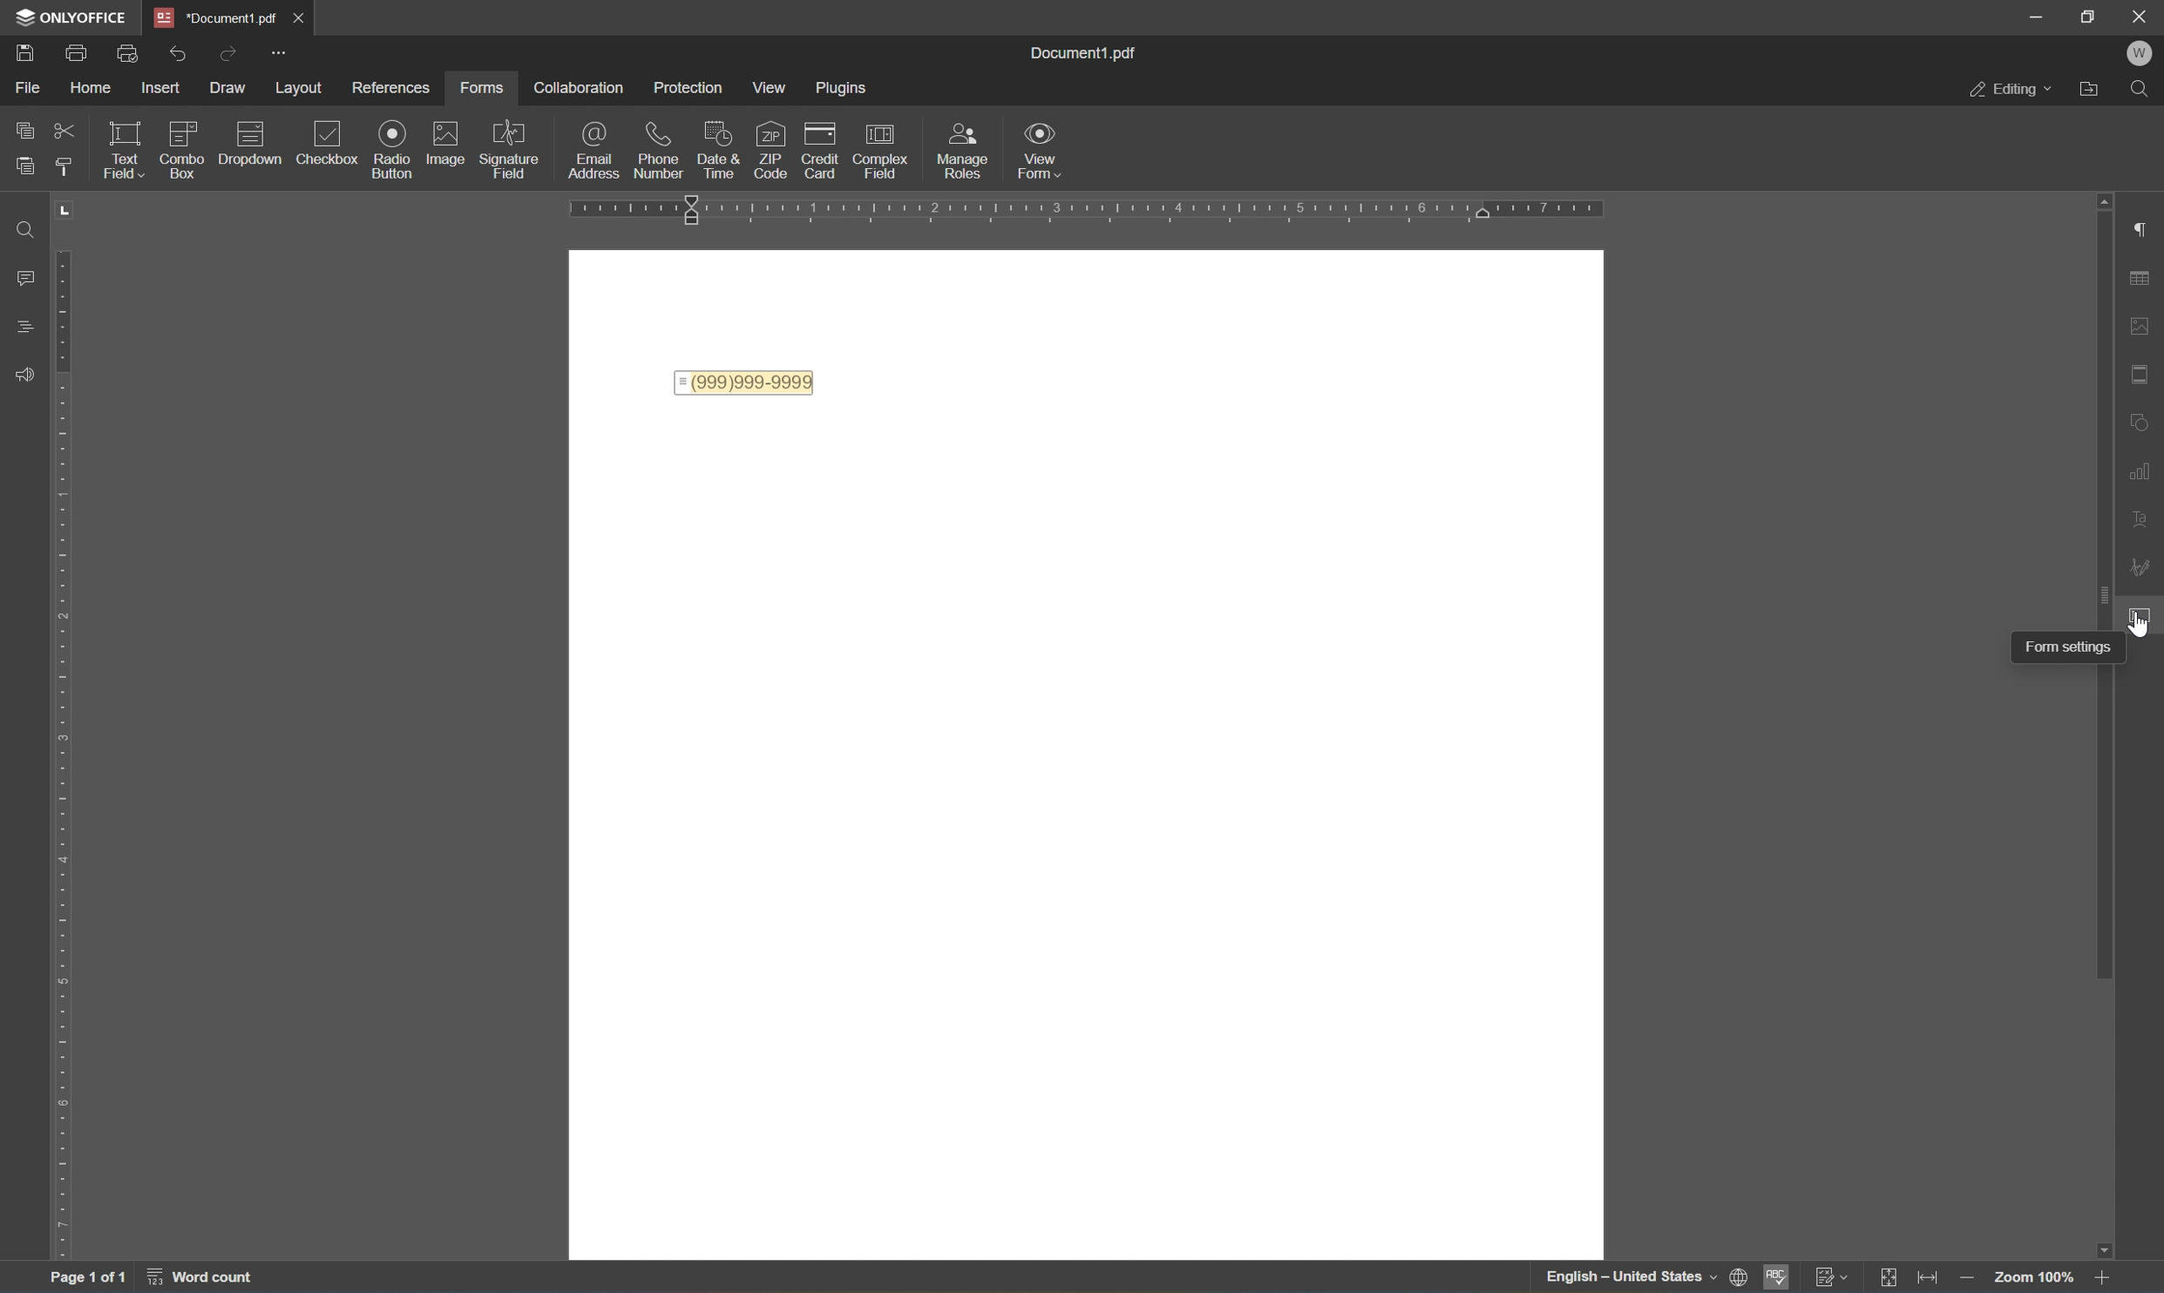 This screenshot has height=1293, width=2164. What do you see at coordinates (2011, 89) in the screenshot?
I see `editing` at bounding box center [2011, 89].